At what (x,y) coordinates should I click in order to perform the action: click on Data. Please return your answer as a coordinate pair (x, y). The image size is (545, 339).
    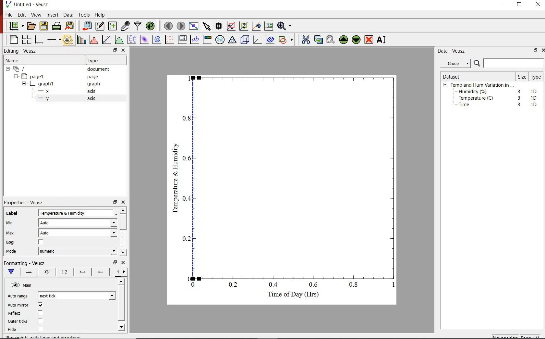
    Looking at the image, I should click on (67, 15).